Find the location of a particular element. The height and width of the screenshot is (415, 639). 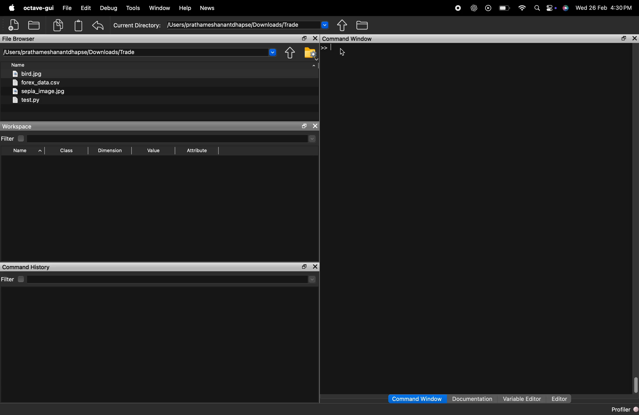

Workspace is located at coordinates (17, 127).